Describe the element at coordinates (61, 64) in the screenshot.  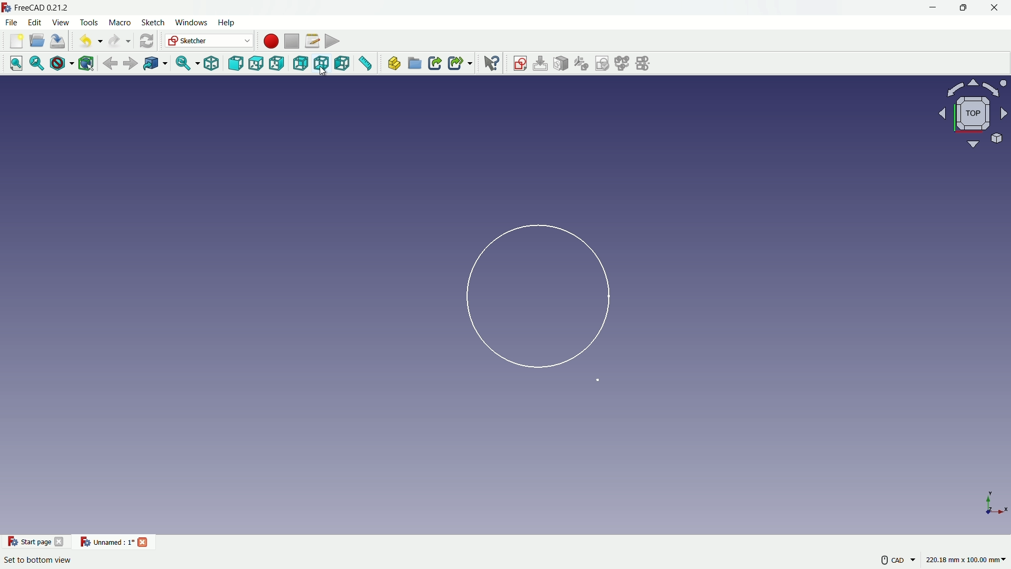
I see `draw style` at that location.